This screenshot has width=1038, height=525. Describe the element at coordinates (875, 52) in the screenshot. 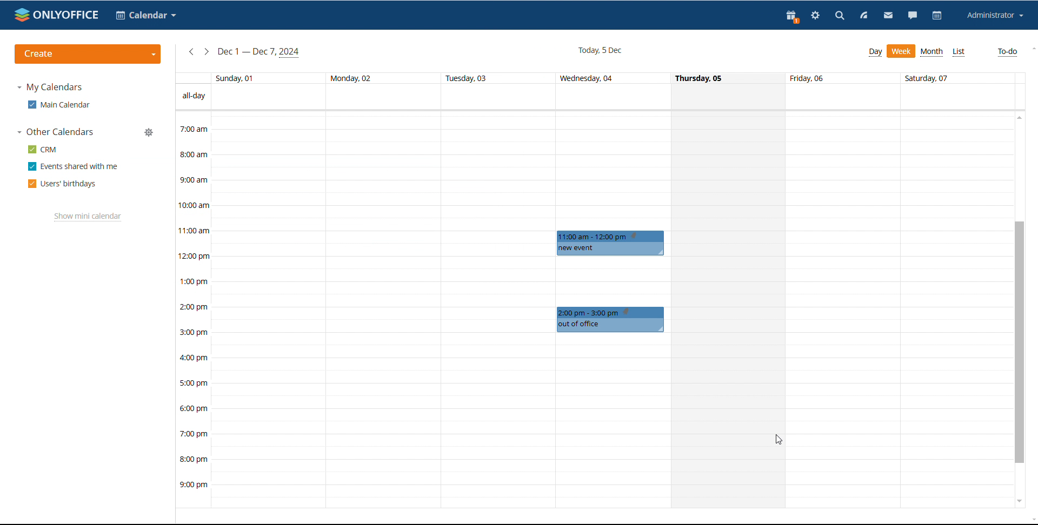

I see `day view` at that location.